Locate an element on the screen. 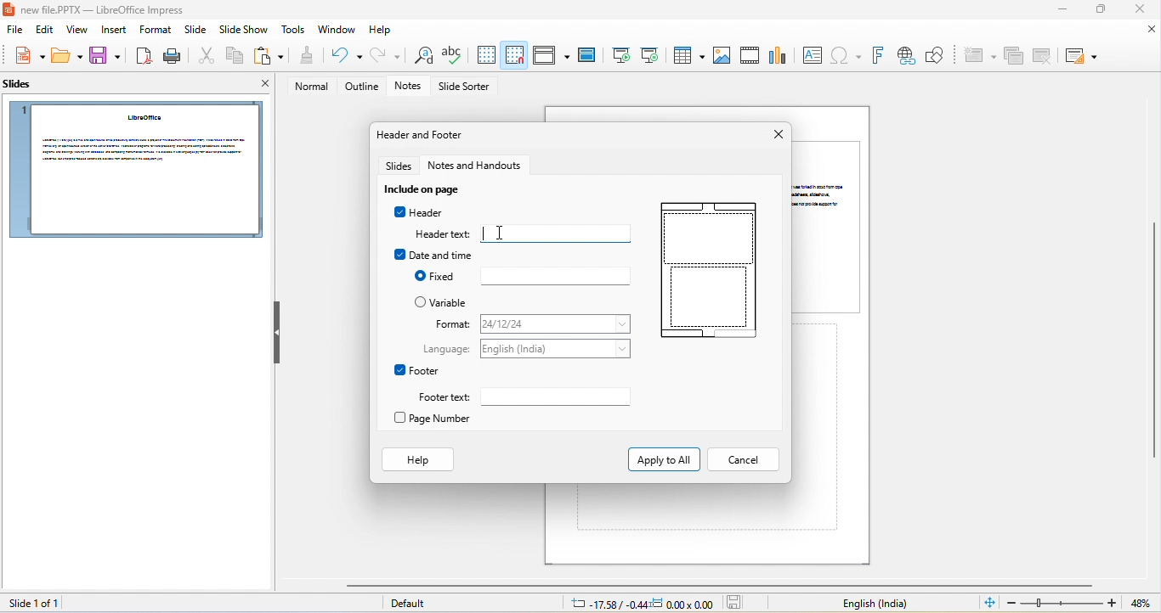 Image resolution: width=1161 pixels, height=613 pixels. find and replace is located at coordinates (420, 57).